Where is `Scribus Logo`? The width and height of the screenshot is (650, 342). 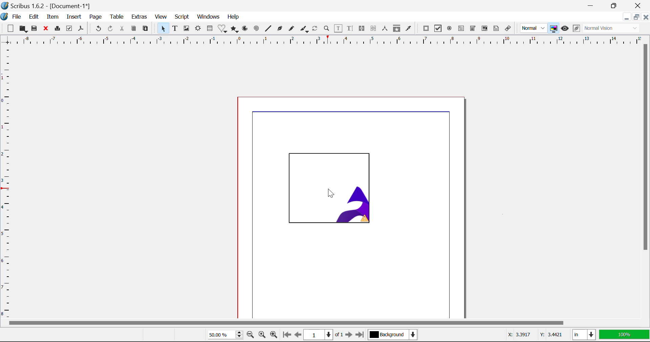
Scribus Logo is located at coordinates (4, 17).